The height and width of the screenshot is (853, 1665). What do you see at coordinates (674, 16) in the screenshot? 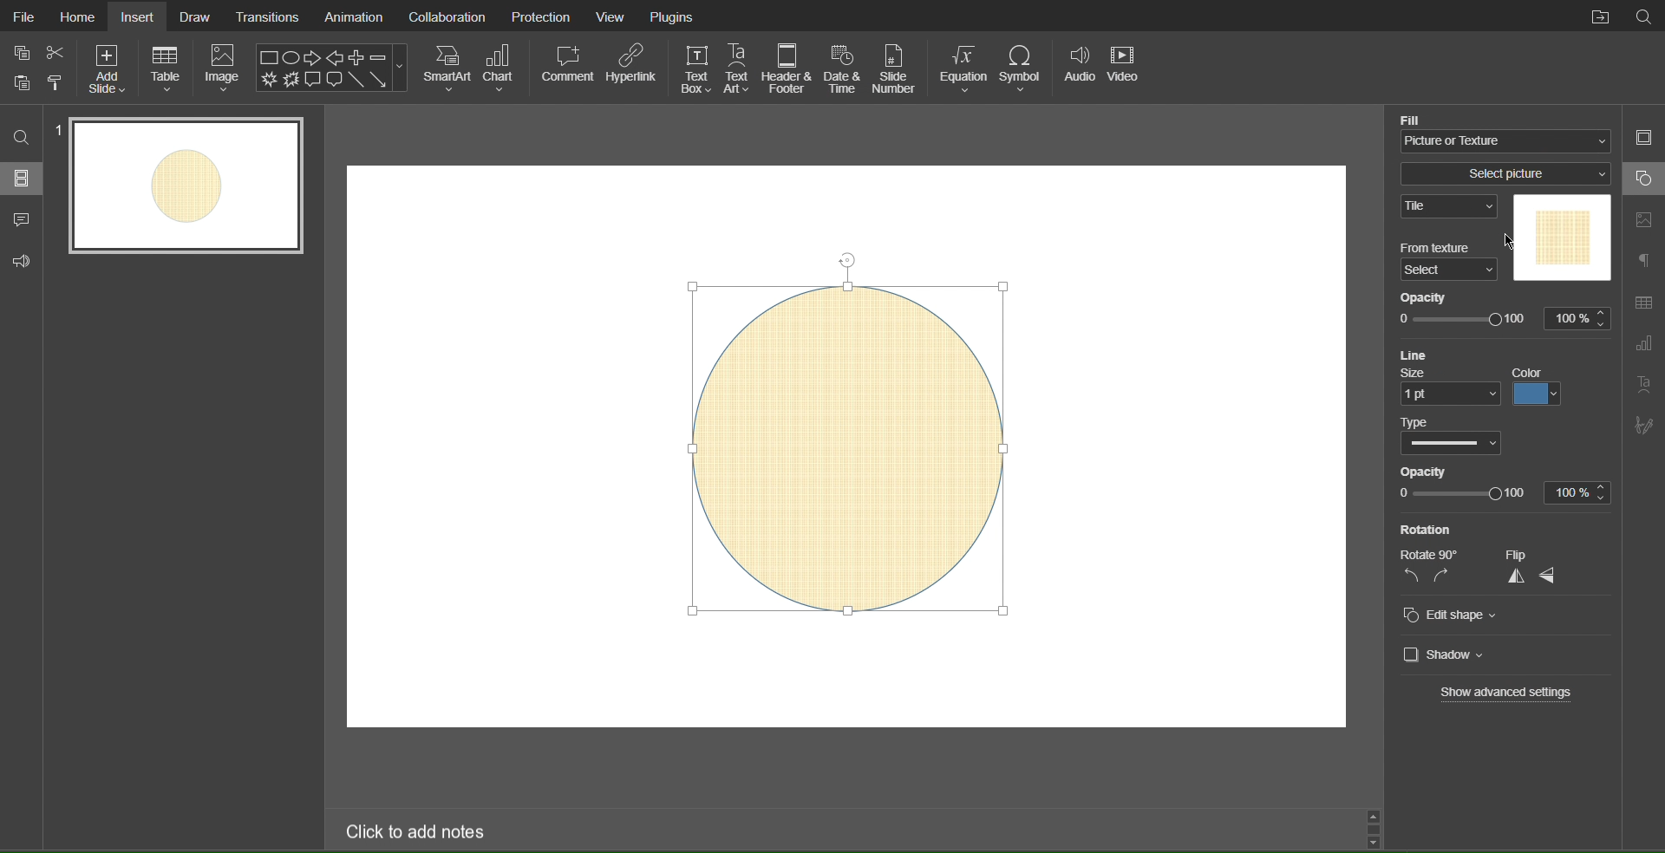
I see `Plugins` at bounding box center [674, 16].